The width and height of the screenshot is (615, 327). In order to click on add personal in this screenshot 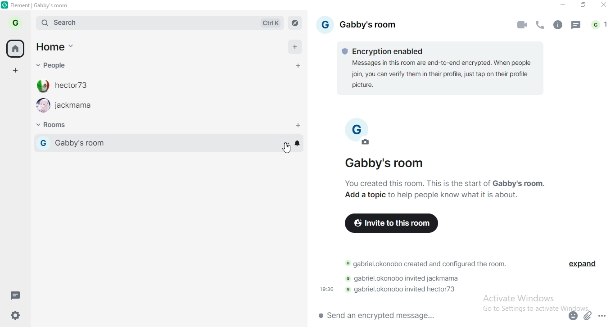, I will do `click(300, 68)`.